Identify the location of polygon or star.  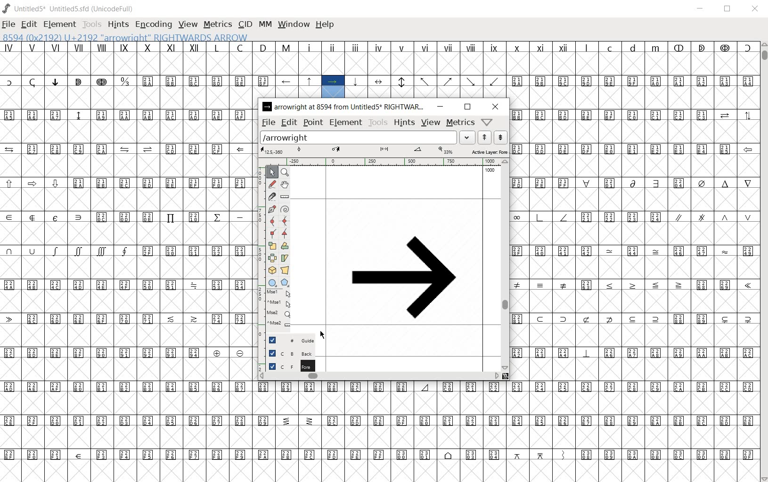
(285, 283).